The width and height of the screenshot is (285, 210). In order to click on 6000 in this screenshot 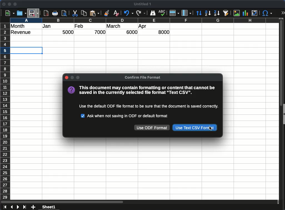, I will do `click(130, 32)`.